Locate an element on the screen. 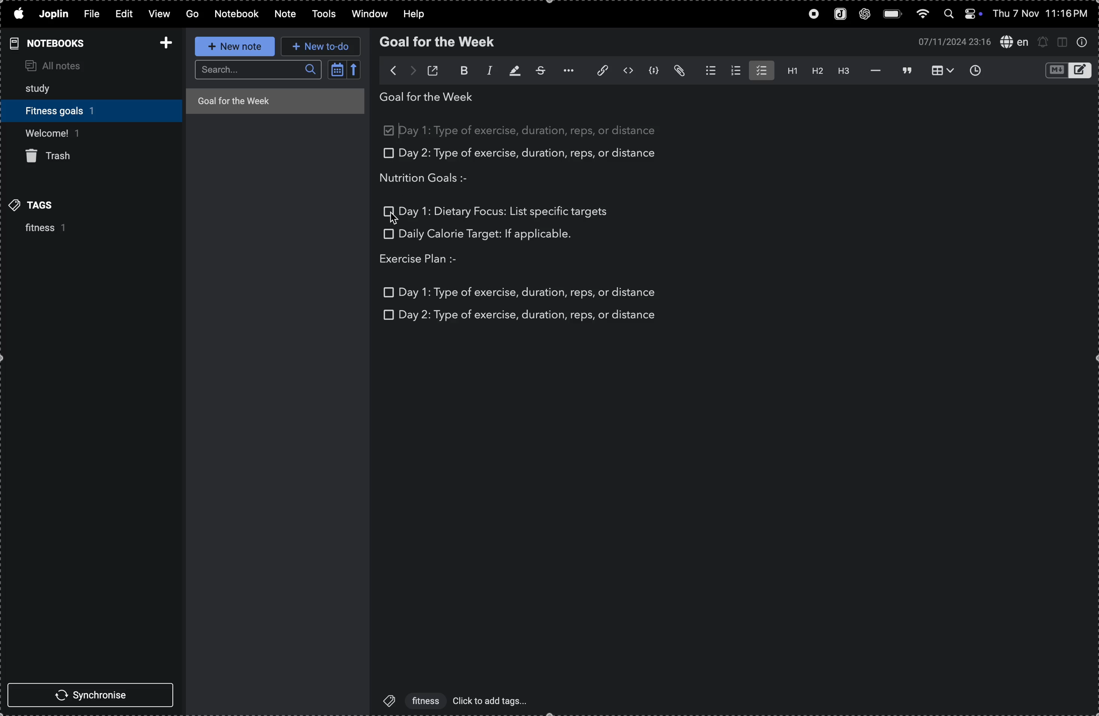 The height and width of the screenshot is (716, 1099). day 2: type of exercise, duration, reps, or distance is located at coordinates (530, 316).